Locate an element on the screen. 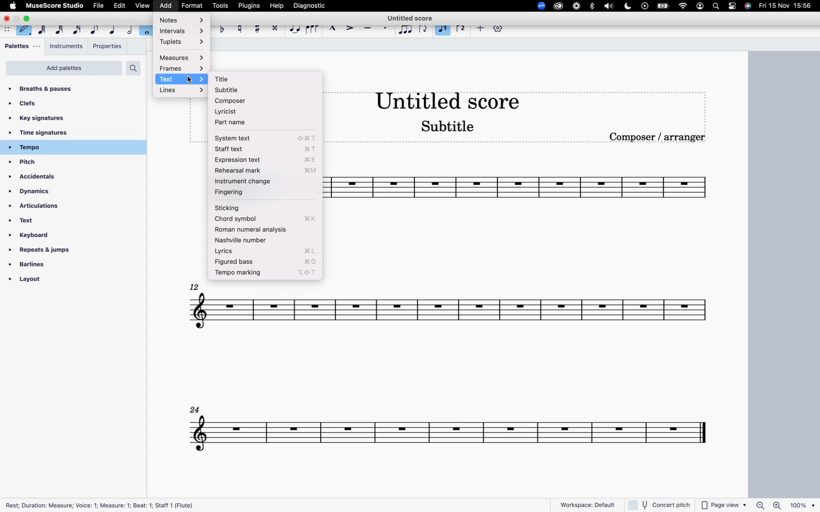 Image resolution: width=820 pixels, height=512 pixels. palettes is located at coordinates (22, 47).